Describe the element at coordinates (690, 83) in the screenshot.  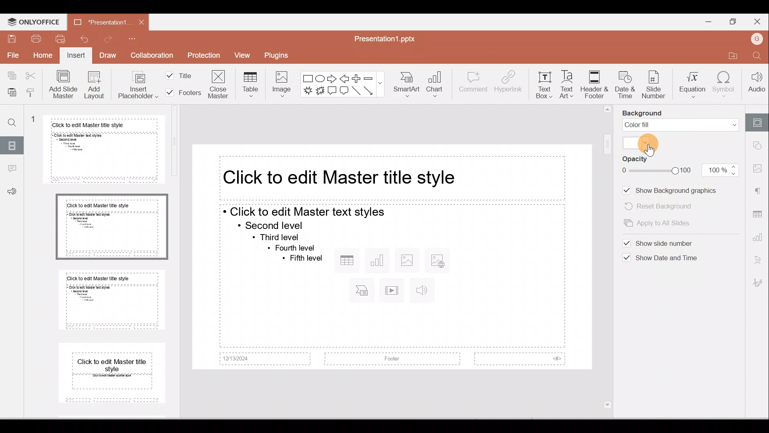
I see `Equation` at that location.